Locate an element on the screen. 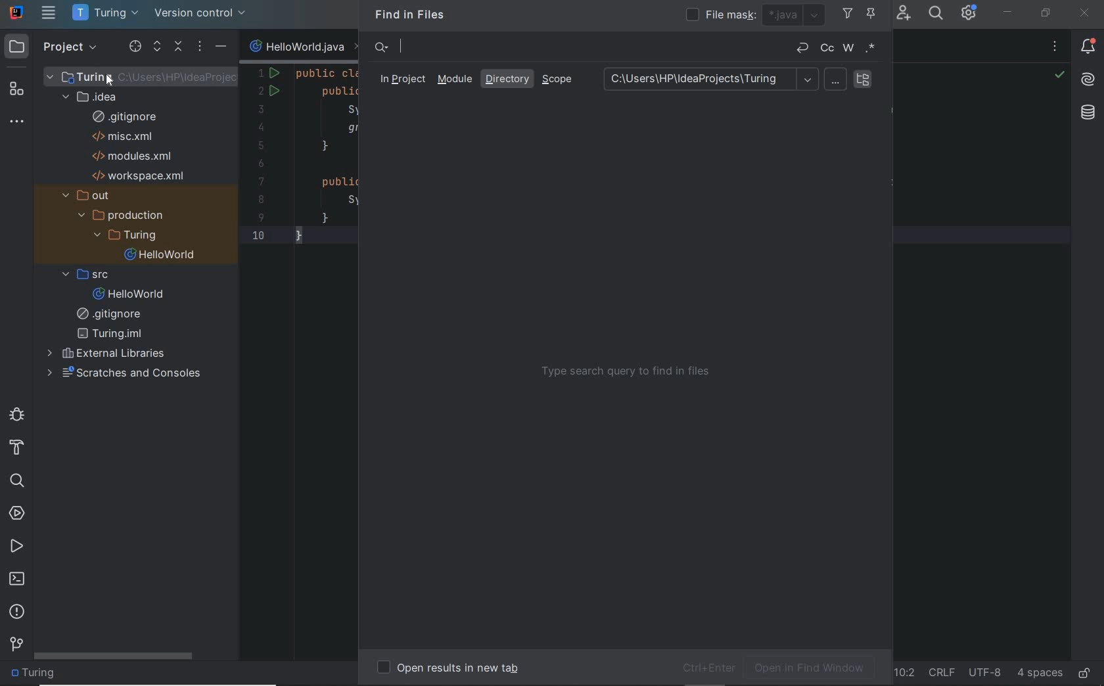  search is located at coordinates (19, 480).